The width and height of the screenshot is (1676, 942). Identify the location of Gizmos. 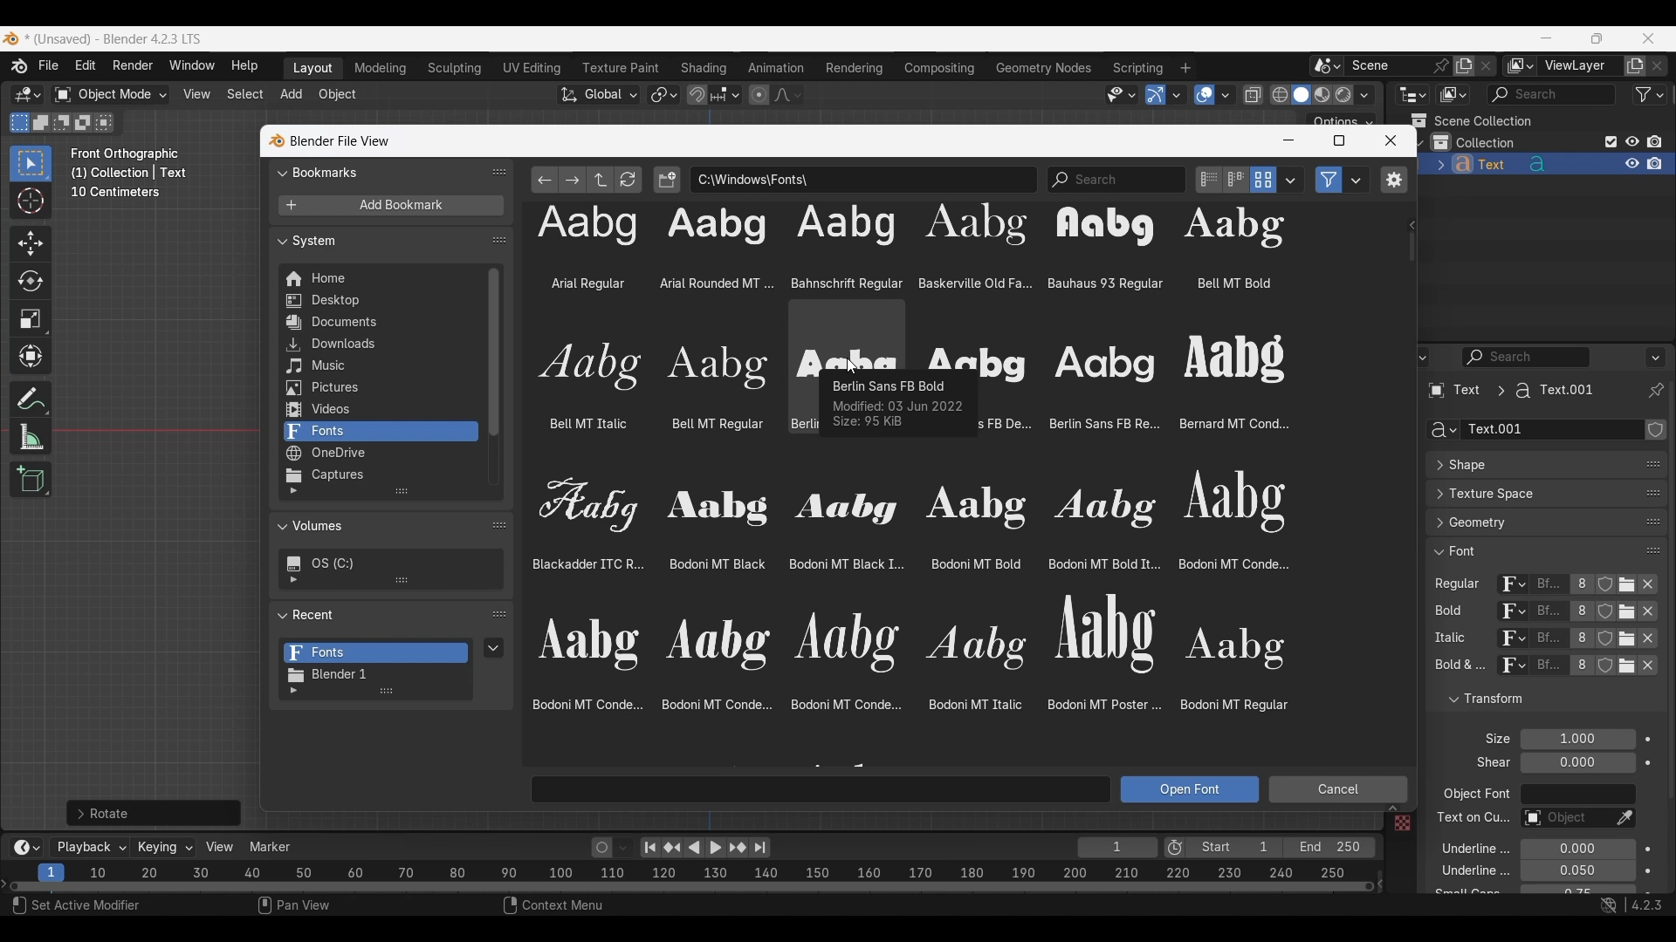
(1177, 94).